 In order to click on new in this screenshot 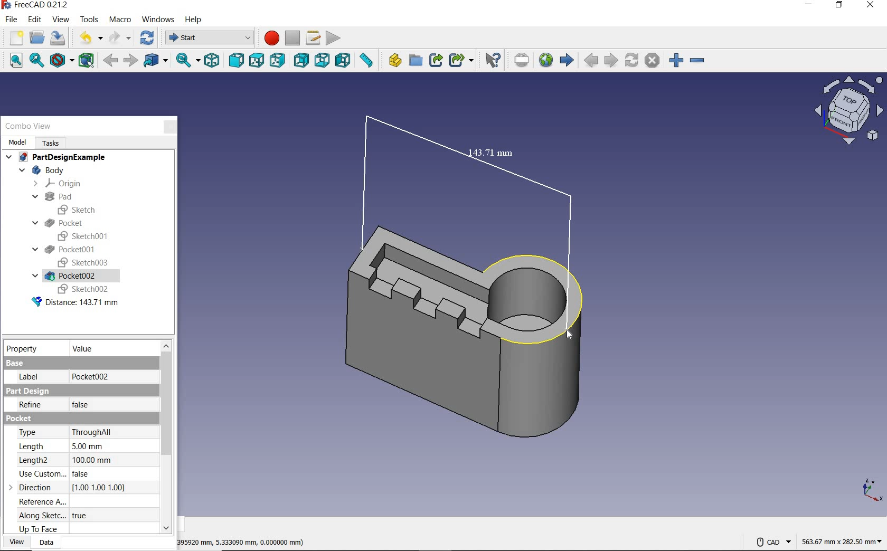, I will do `click(14, 38)`.